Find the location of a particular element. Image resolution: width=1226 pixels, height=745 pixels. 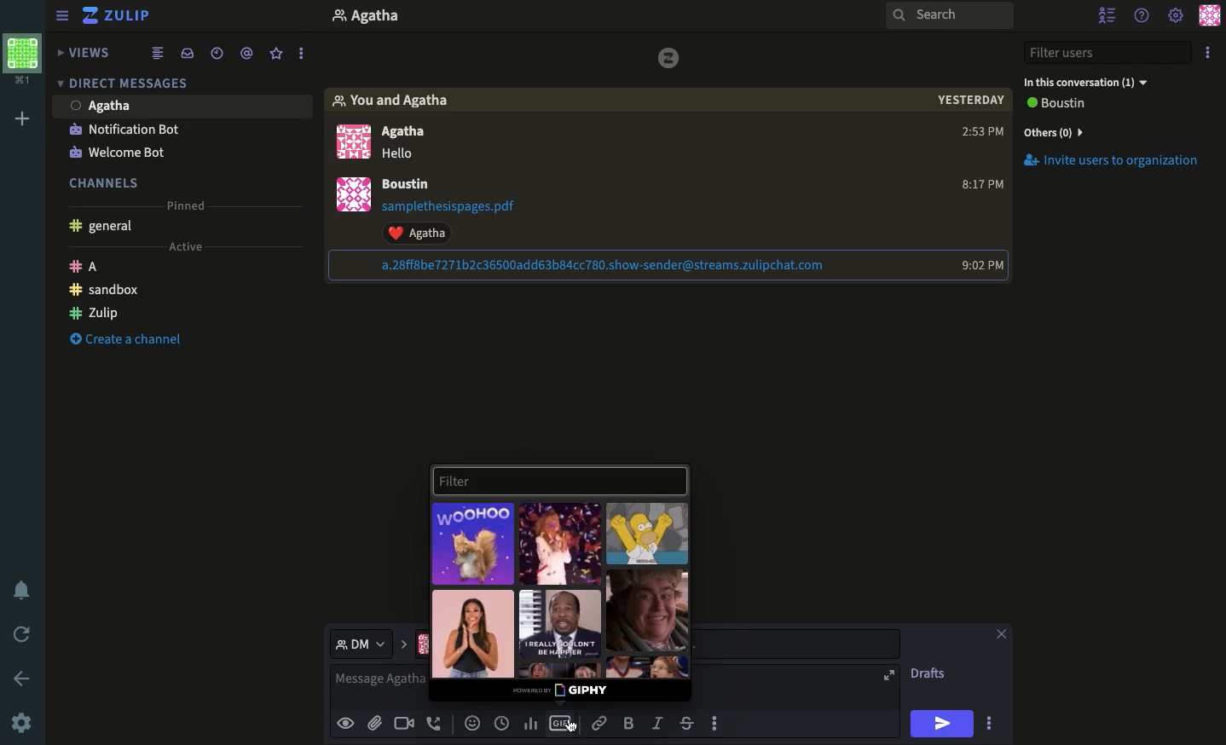

Preview is located at coordinates (348, 724).